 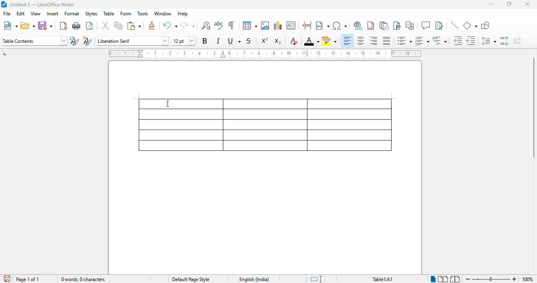 I want to click on word and character count, so click(x=83, y=279).